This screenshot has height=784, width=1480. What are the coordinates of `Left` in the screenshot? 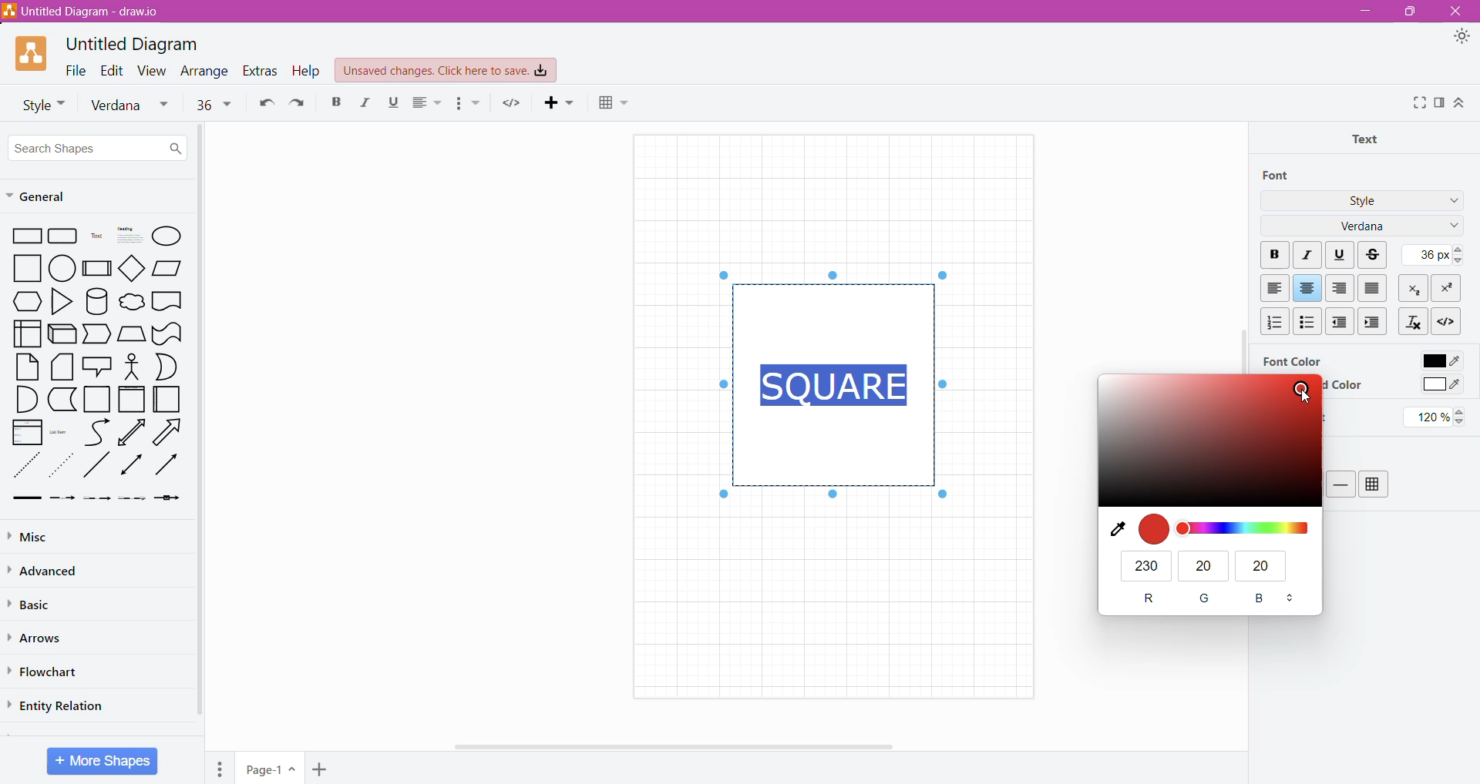 It's located at (1274, 288).